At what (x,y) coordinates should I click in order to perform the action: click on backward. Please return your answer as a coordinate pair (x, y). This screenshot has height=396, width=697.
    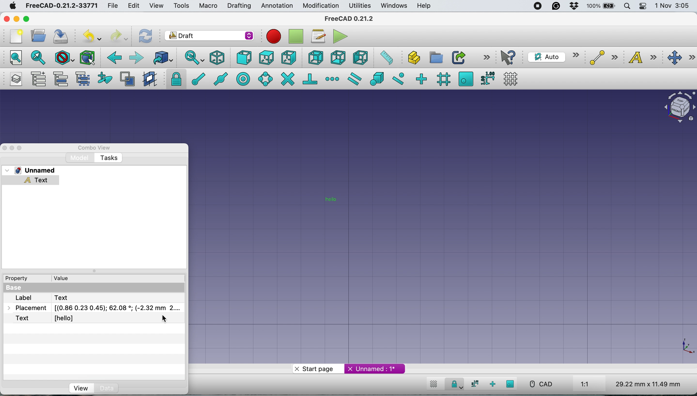
    Looking at the image, I should click on (112, 58).